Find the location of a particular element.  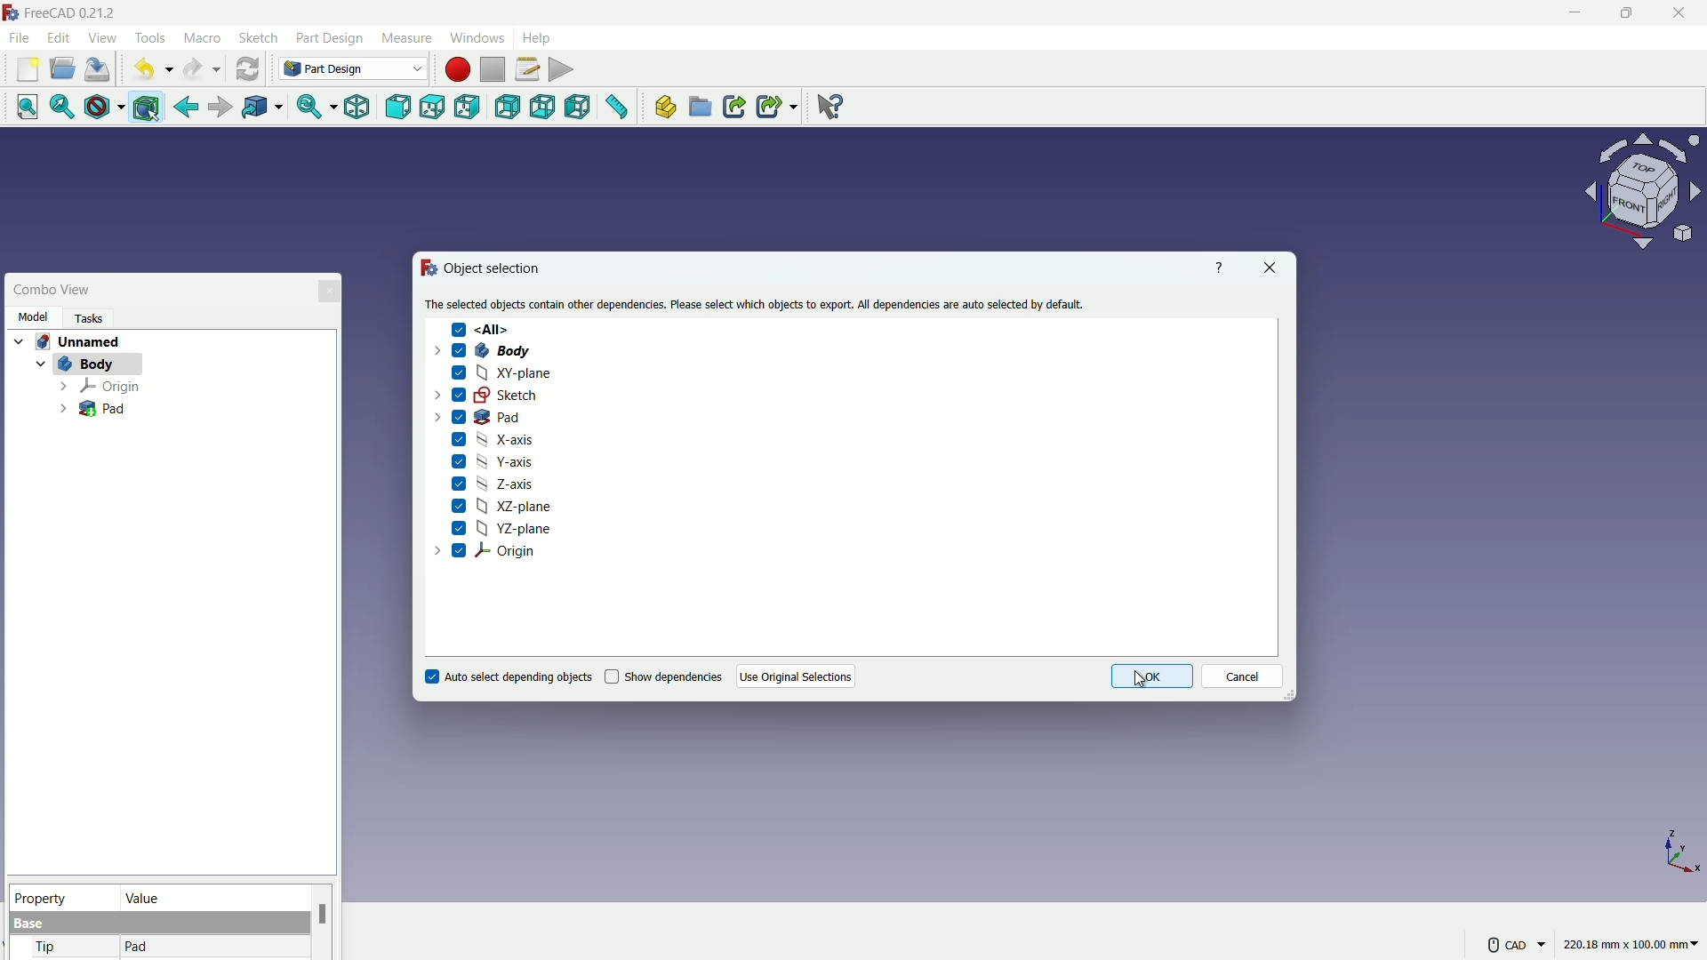

new file is located at coordinates (28, 69).